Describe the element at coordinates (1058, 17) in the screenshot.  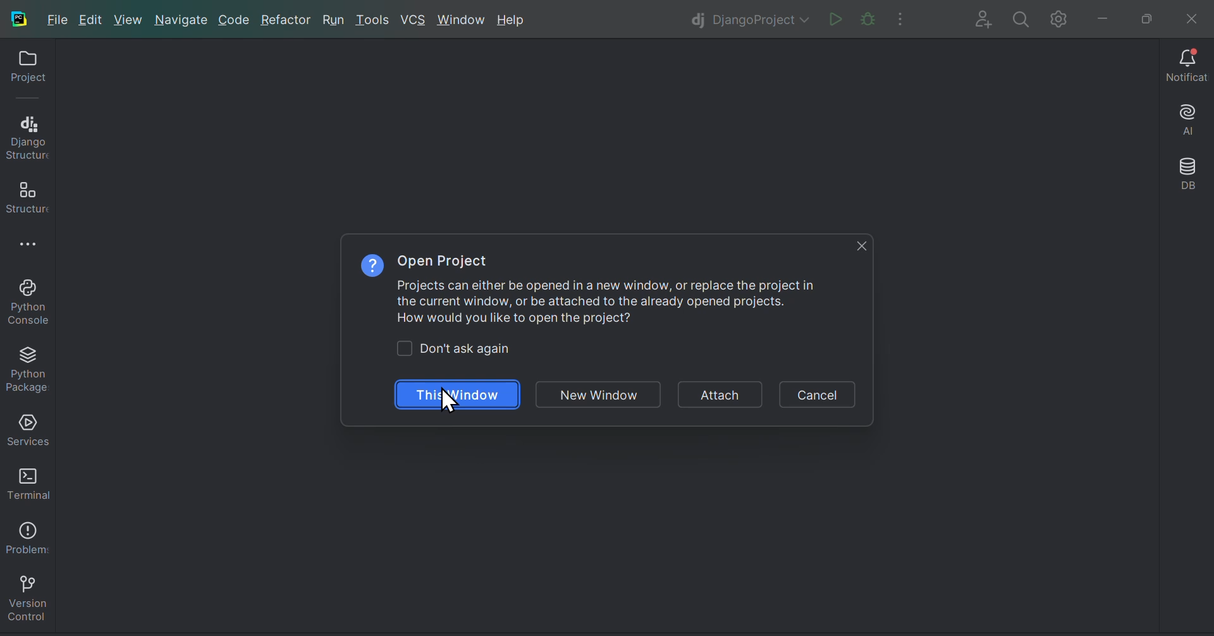
I see `Settings` at that location.